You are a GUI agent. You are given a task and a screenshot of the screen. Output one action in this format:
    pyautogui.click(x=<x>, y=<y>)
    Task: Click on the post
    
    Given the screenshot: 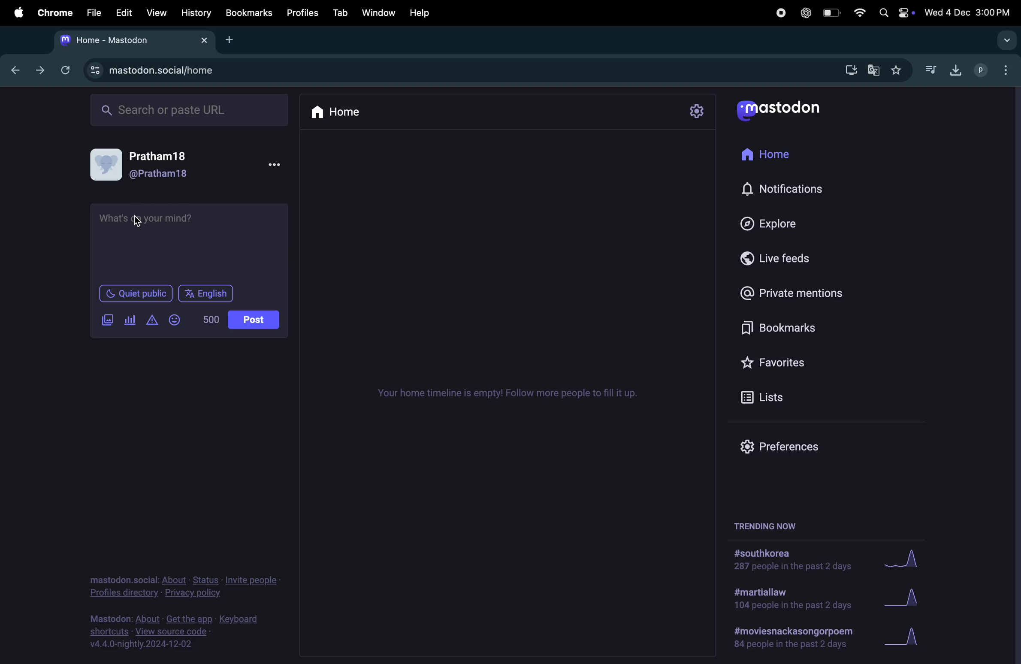 What is the action you would take?
    pyautogui.click(x=254, y=320)
    